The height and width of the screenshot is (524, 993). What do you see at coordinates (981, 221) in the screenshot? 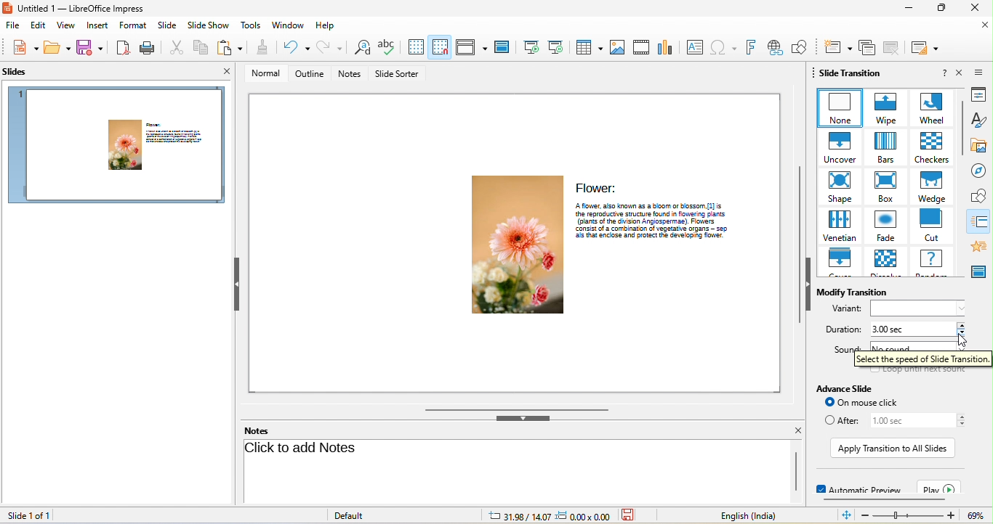
I see `slide transition` at bounding box center [981, 221].